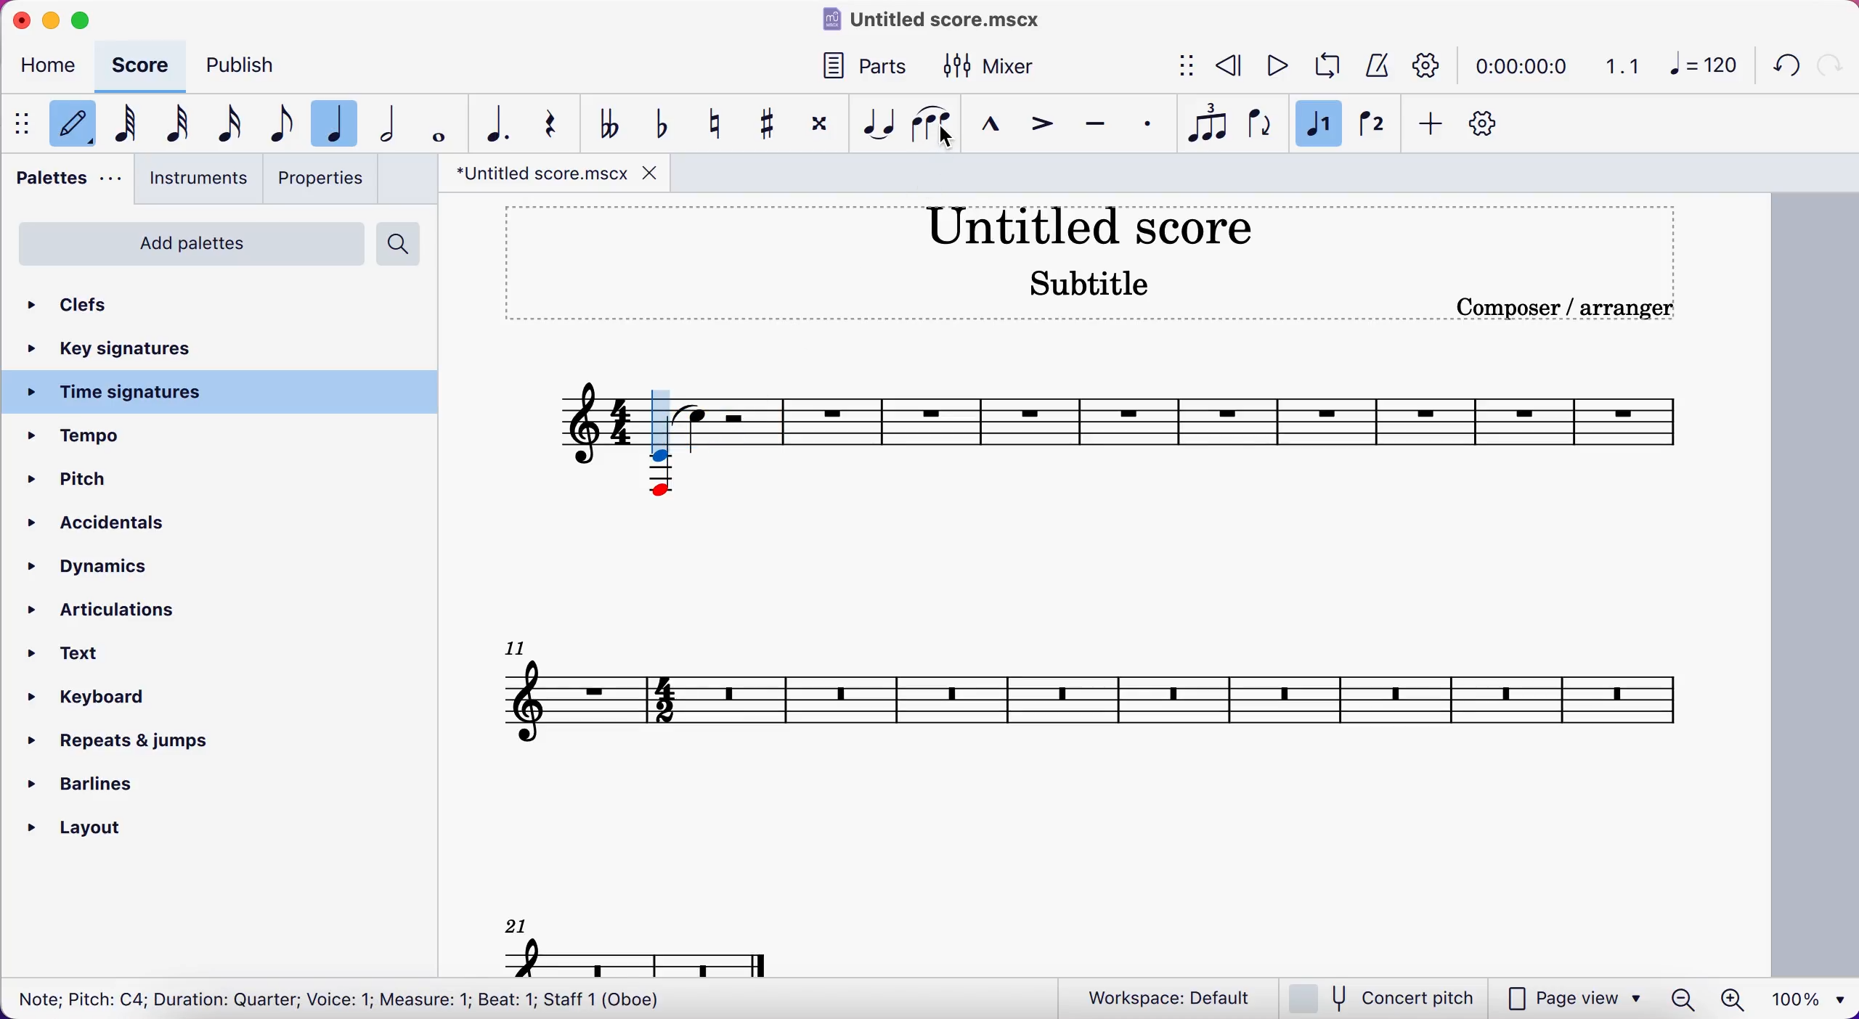 The height and width of the screenshot is (1019, 1859). I want to click on customization toolbar, so click(1487, 128).